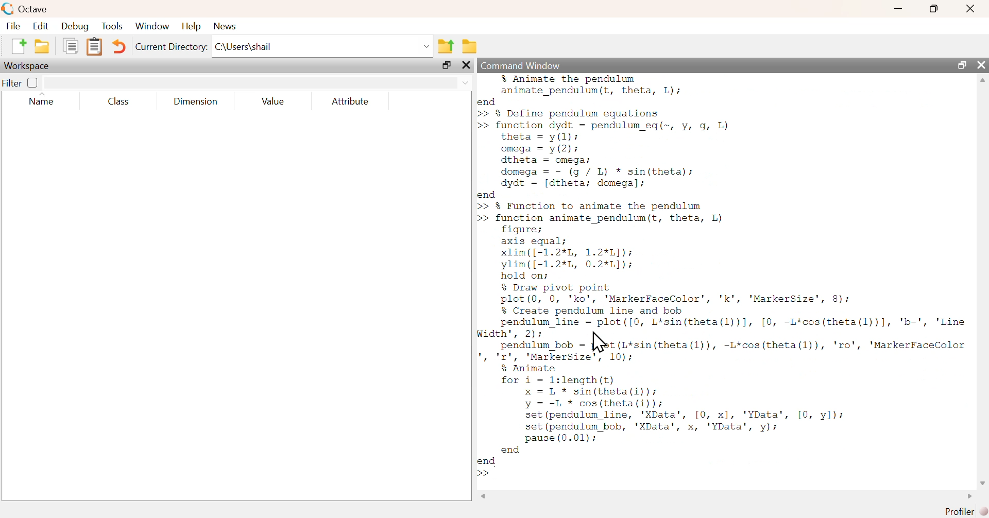  What do you see at coordinates (935, 8) in the screenshot?
I see `Maximize` at bounding box center [935, 8].